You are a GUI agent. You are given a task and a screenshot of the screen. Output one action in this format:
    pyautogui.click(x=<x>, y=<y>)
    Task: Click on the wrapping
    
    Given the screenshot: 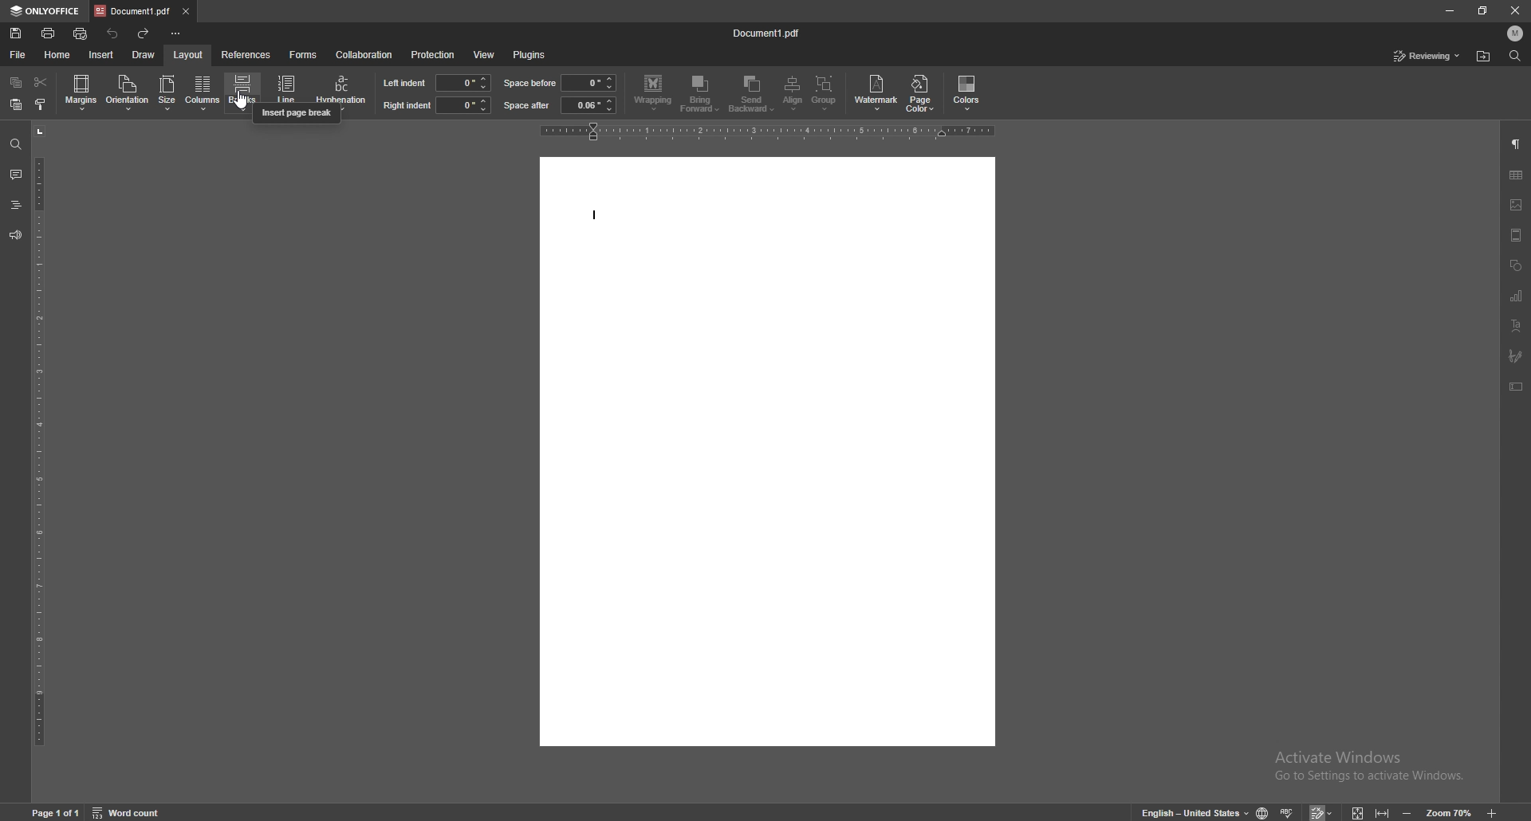 What is the action you would take?
    pyautogui.click(x=654, y=93)
    